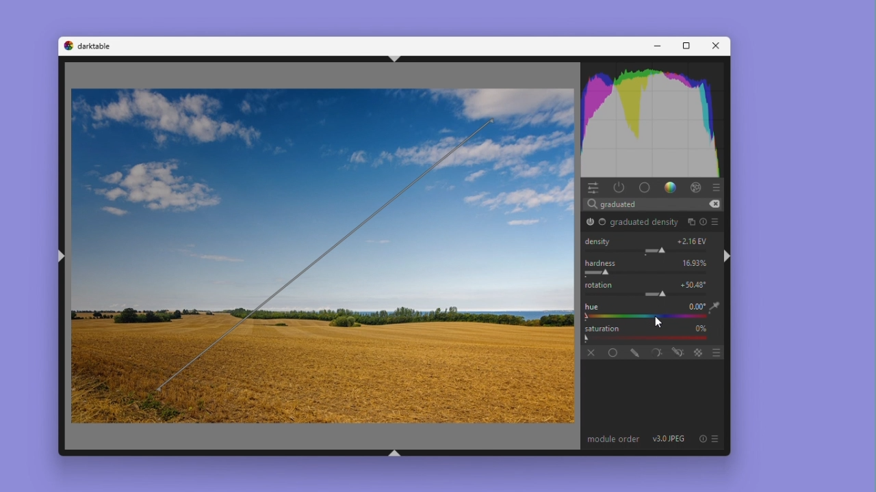 The image size is (876, 492). Describe the element at coordinates (98, 46) in the screenshot. I see `darktable` at that location.